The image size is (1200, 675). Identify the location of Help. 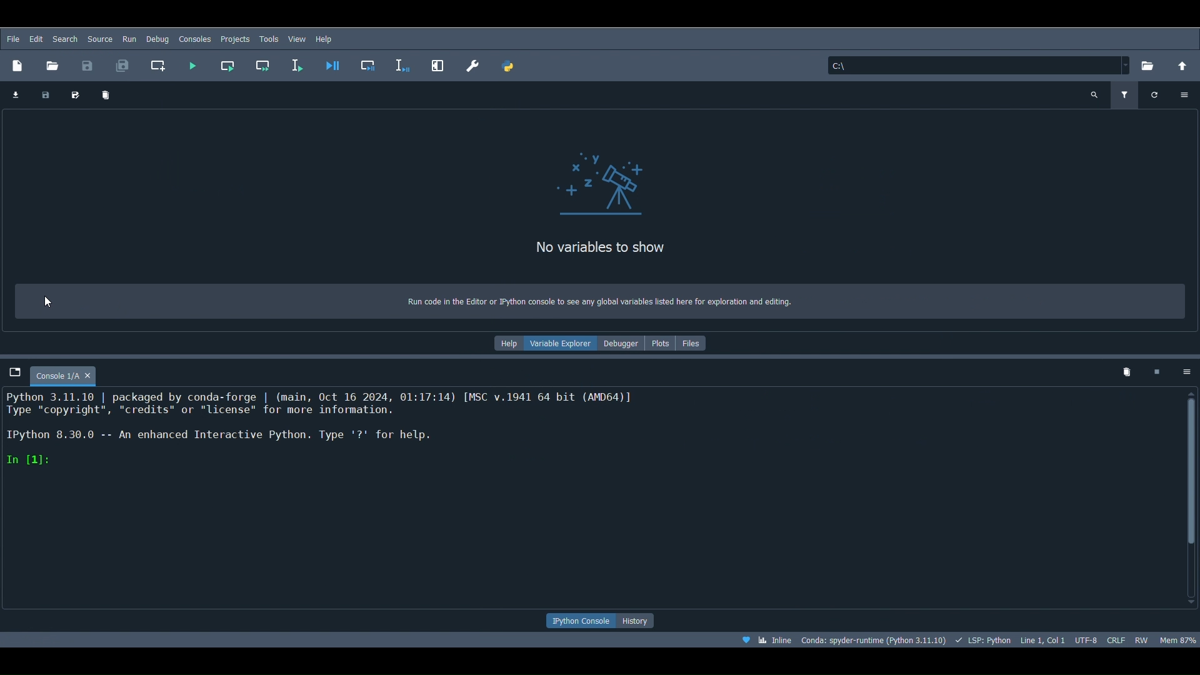
(507, 341).